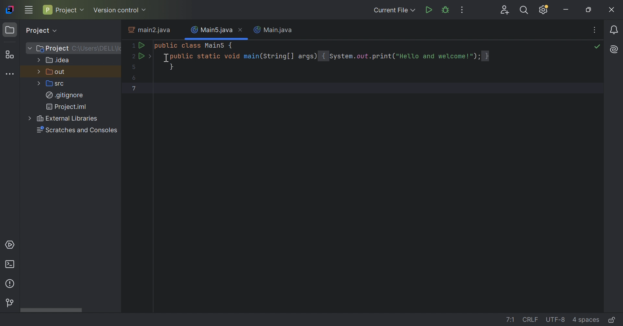  I want to click on .idea, so click(59, 62).